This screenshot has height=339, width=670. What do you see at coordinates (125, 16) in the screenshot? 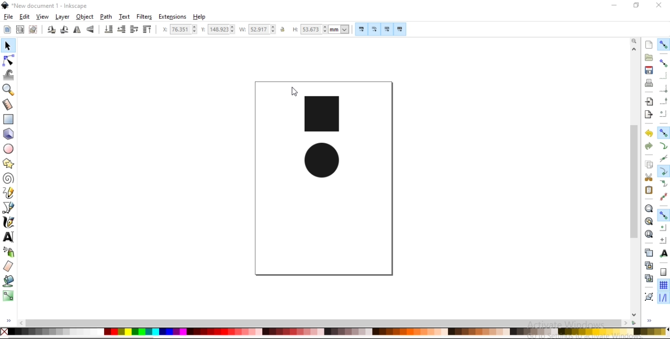
I see `text` at bounding box center [125, 16].